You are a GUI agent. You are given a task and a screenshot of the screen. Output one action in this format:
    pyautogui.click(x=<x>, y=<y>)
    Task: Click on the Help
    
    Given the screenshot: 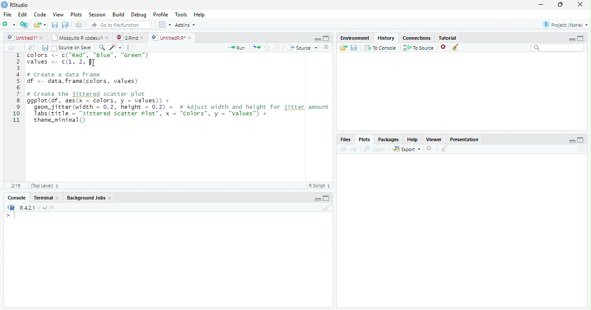 What is the action you would take?
    pyautogui.click(x=199, y=14)
    